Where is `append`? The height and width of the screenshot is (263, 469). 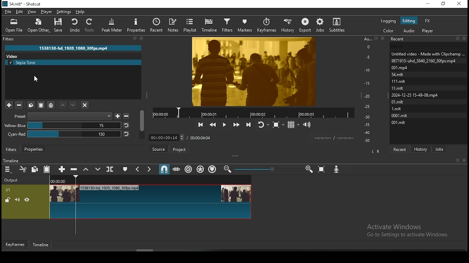
append is located at coordinates (61, 168).